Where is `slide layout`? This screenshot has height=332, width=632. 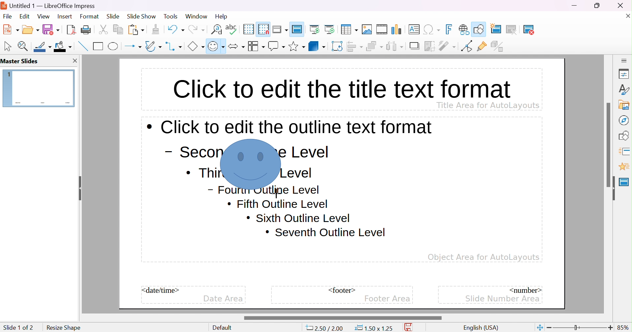
slide layout is located at coordinates (552, 29).